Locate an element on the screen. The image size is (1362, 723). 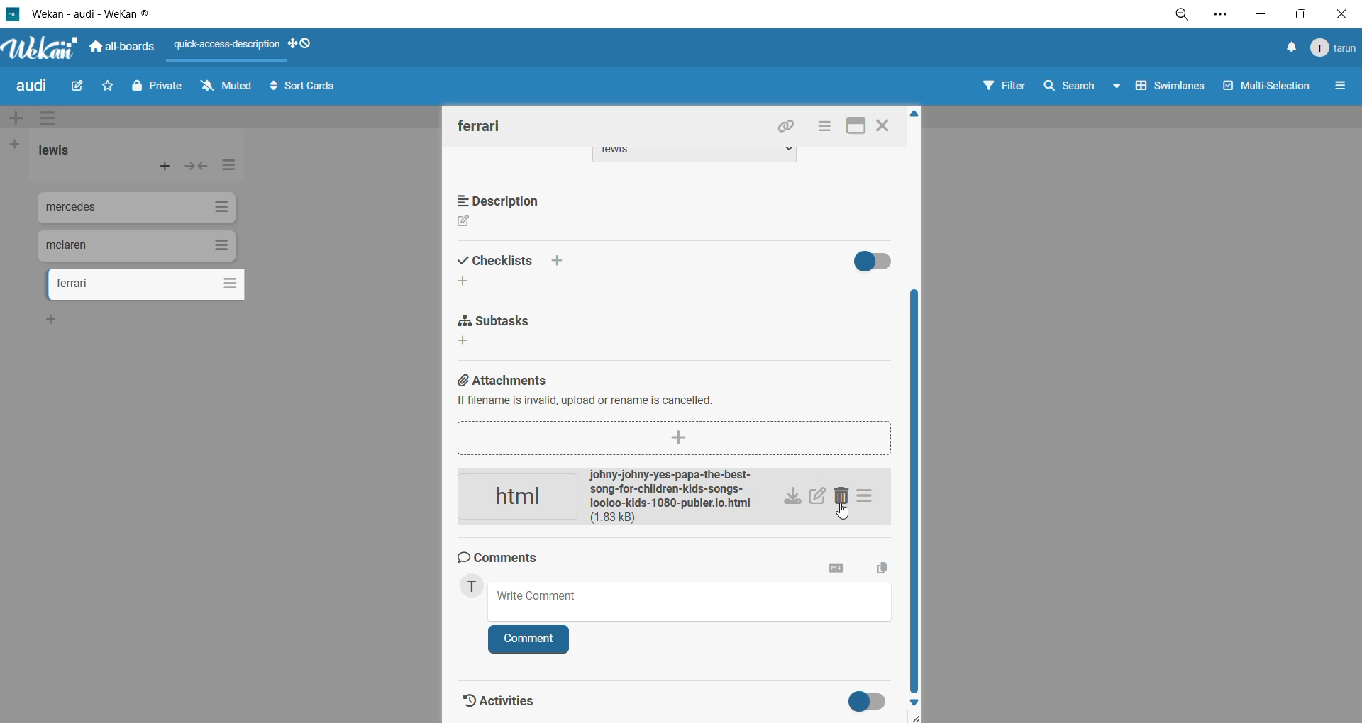
cursor is located at coordinates (846, 513).